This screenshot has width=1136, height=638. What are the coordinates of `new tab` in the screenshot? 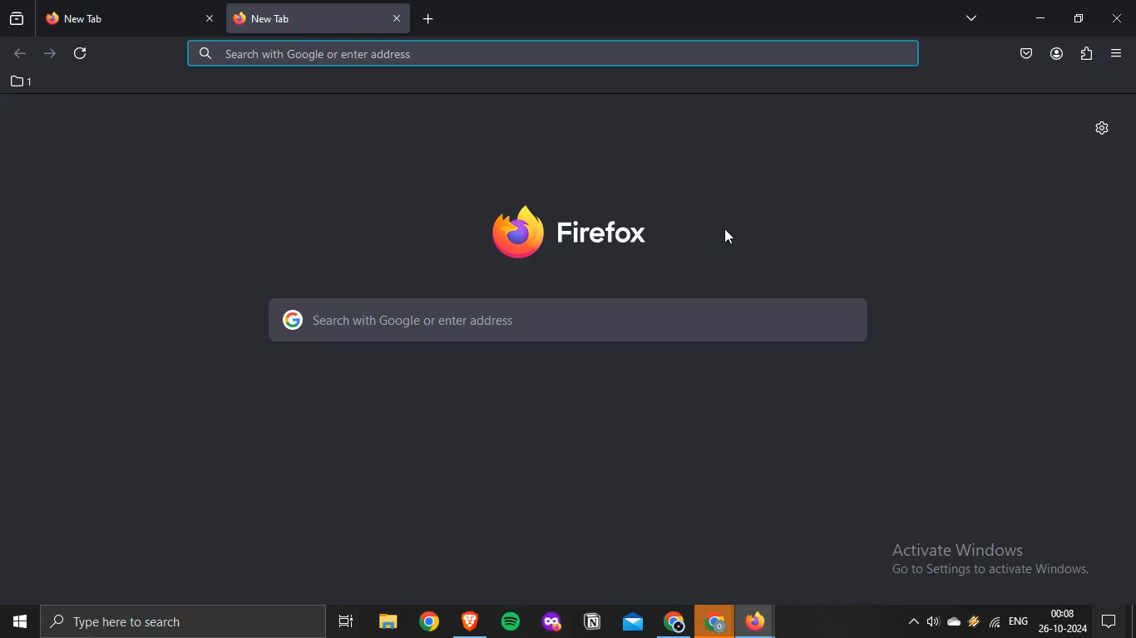 It's located at (305, 18).